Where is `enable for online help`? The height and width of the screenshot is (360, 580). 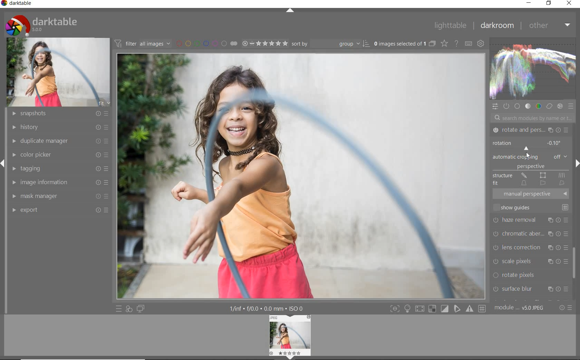 enable for online help is located at coordinates (456, 43).